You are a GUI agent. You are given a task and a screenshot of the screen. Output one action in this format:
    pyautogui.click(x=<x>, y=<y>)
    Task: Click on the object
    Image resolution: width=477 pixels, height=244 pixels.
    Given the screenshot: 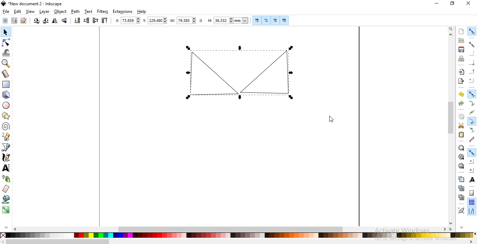 What is the action you would take?
    pyautogui.click(x=60, y=12)
    